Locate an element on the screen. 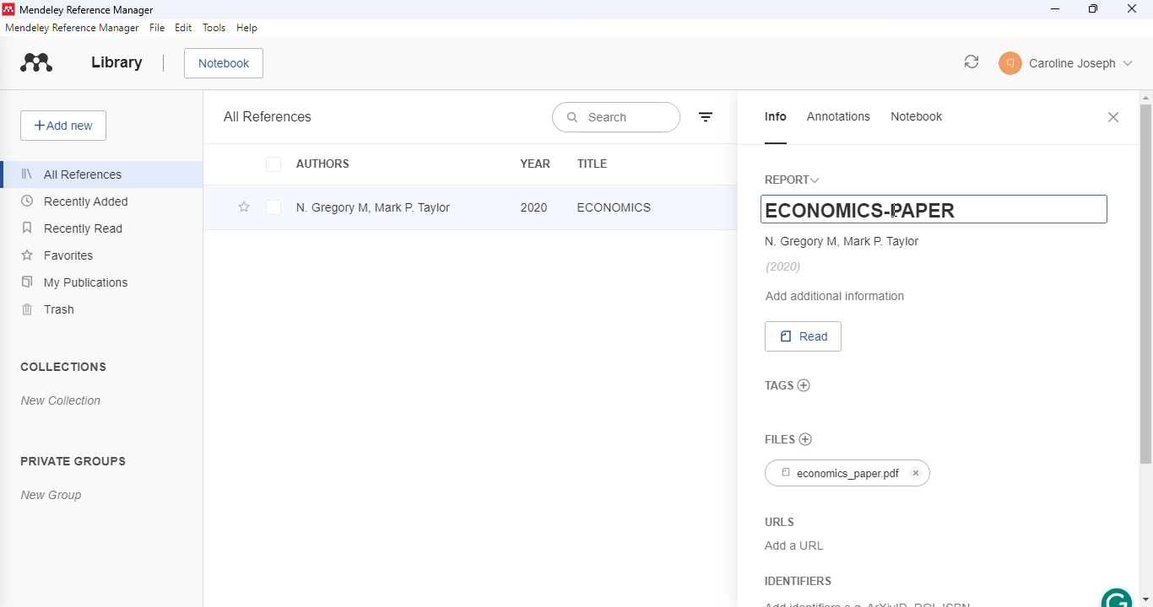 The height and width of the screenshot is (607, 1153). year is located at coordinates (535, 163).